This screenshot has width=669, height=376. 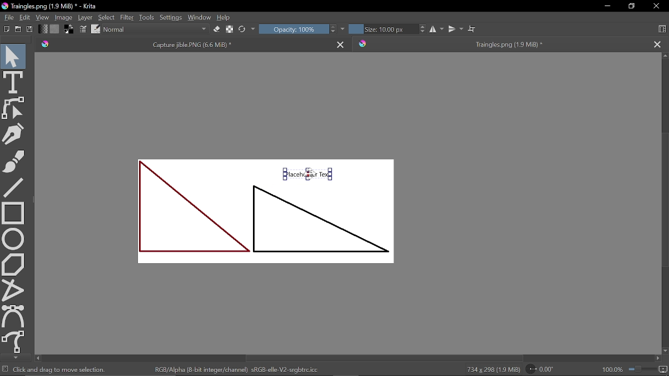 What do you see at coordinates (665, 203) in the screenshot?
I see `Vertical scrollbar` at bounding box center [665, 203].